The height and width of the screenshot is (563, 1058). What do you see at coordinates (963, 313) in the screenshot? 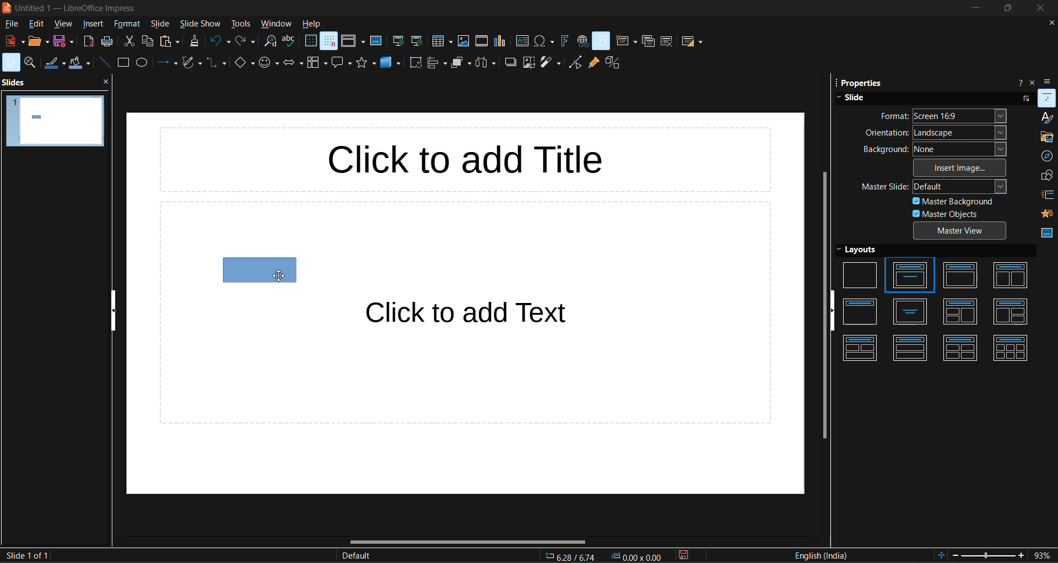
I see `title,2 content and content` at bounding box center [963, 313].